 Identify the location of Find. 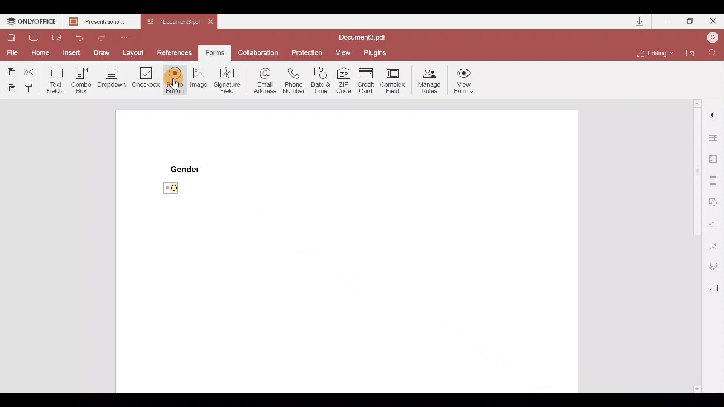
(713, 52).